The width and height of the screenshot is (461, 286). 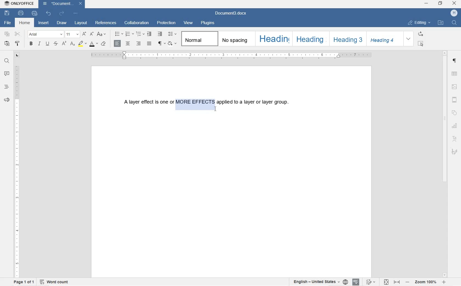 I want to click on ALIGN CENTER, so click(x=128, y=44).